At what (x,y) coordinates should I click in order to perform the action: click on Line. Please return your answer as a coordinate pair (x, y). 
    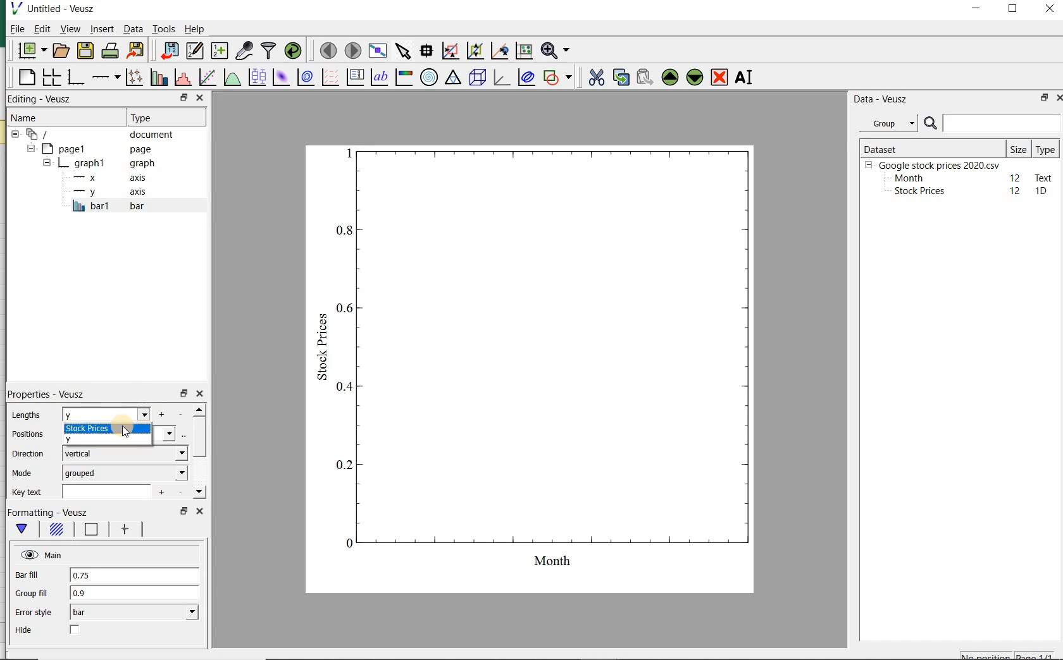
    Looking at the image, I should click on (91, 530).